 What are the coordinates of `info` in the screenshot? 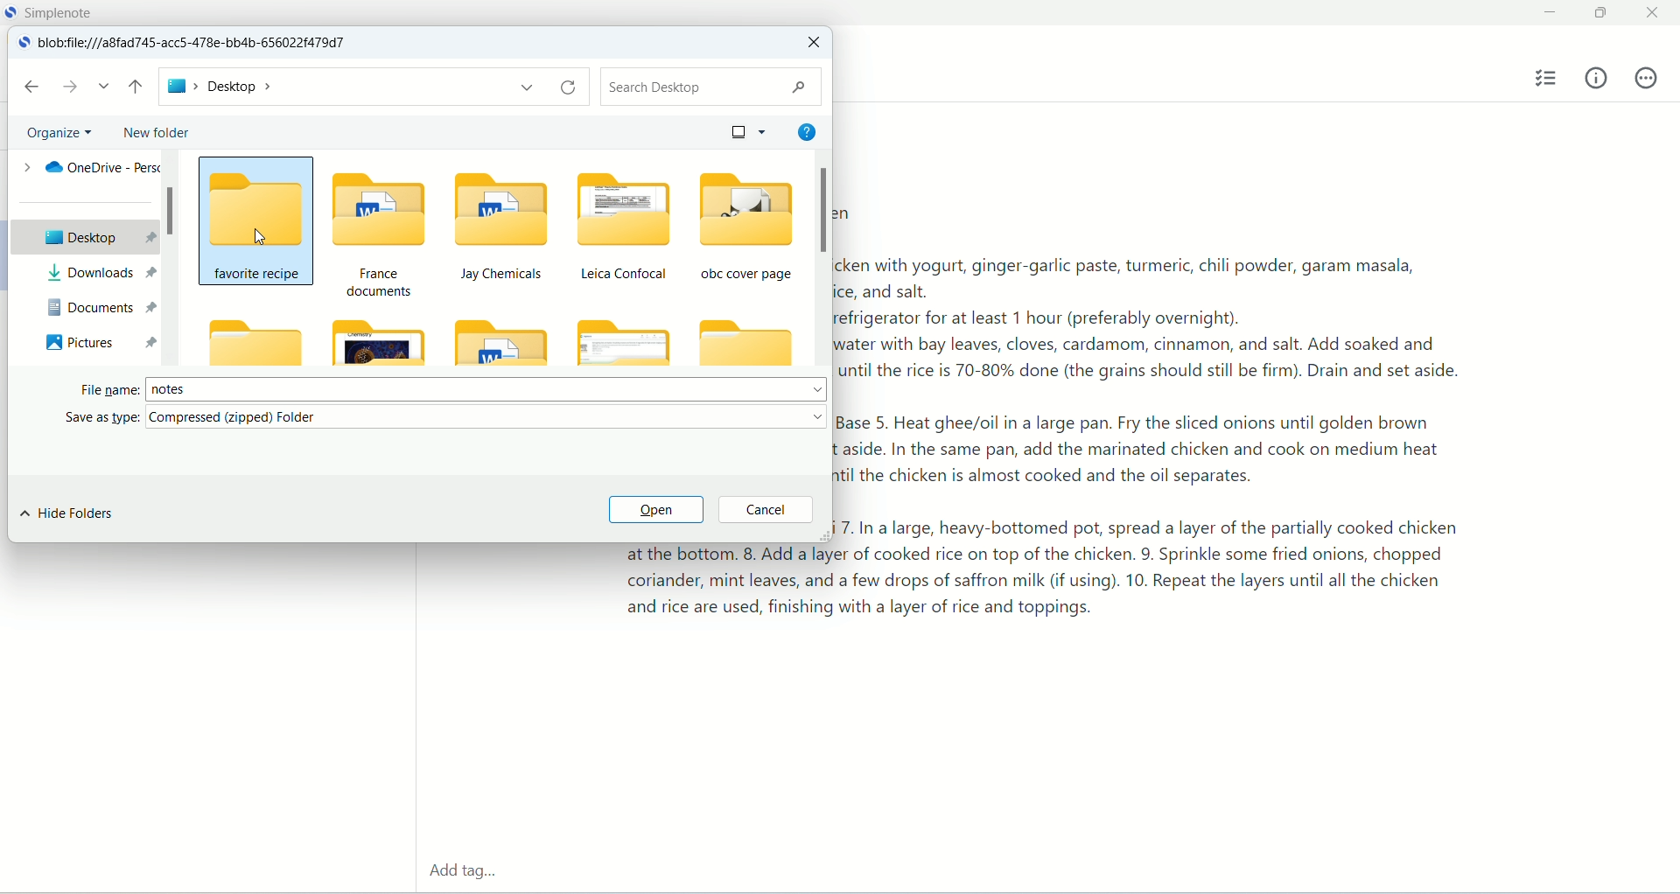 It's located at (1597, 77).